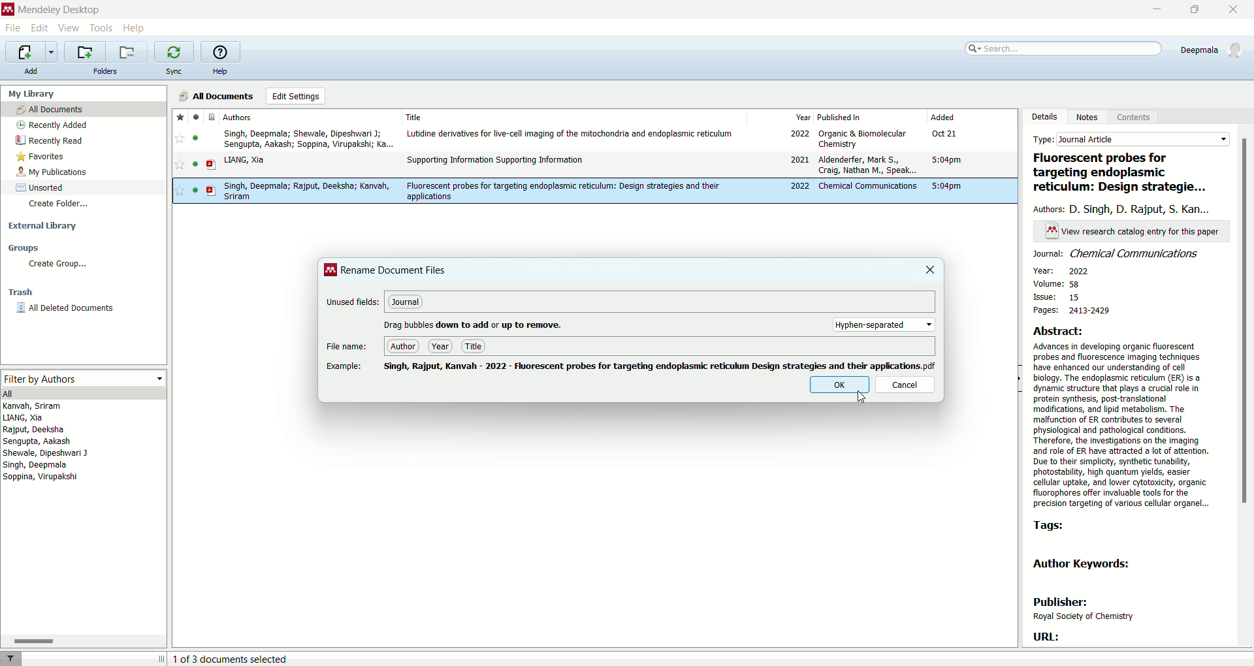 Image resolution: width=1254 pixels, height=666 pixels. Describe the element at coordinates (442, 346) in the screenshot. I see `year` at that location.